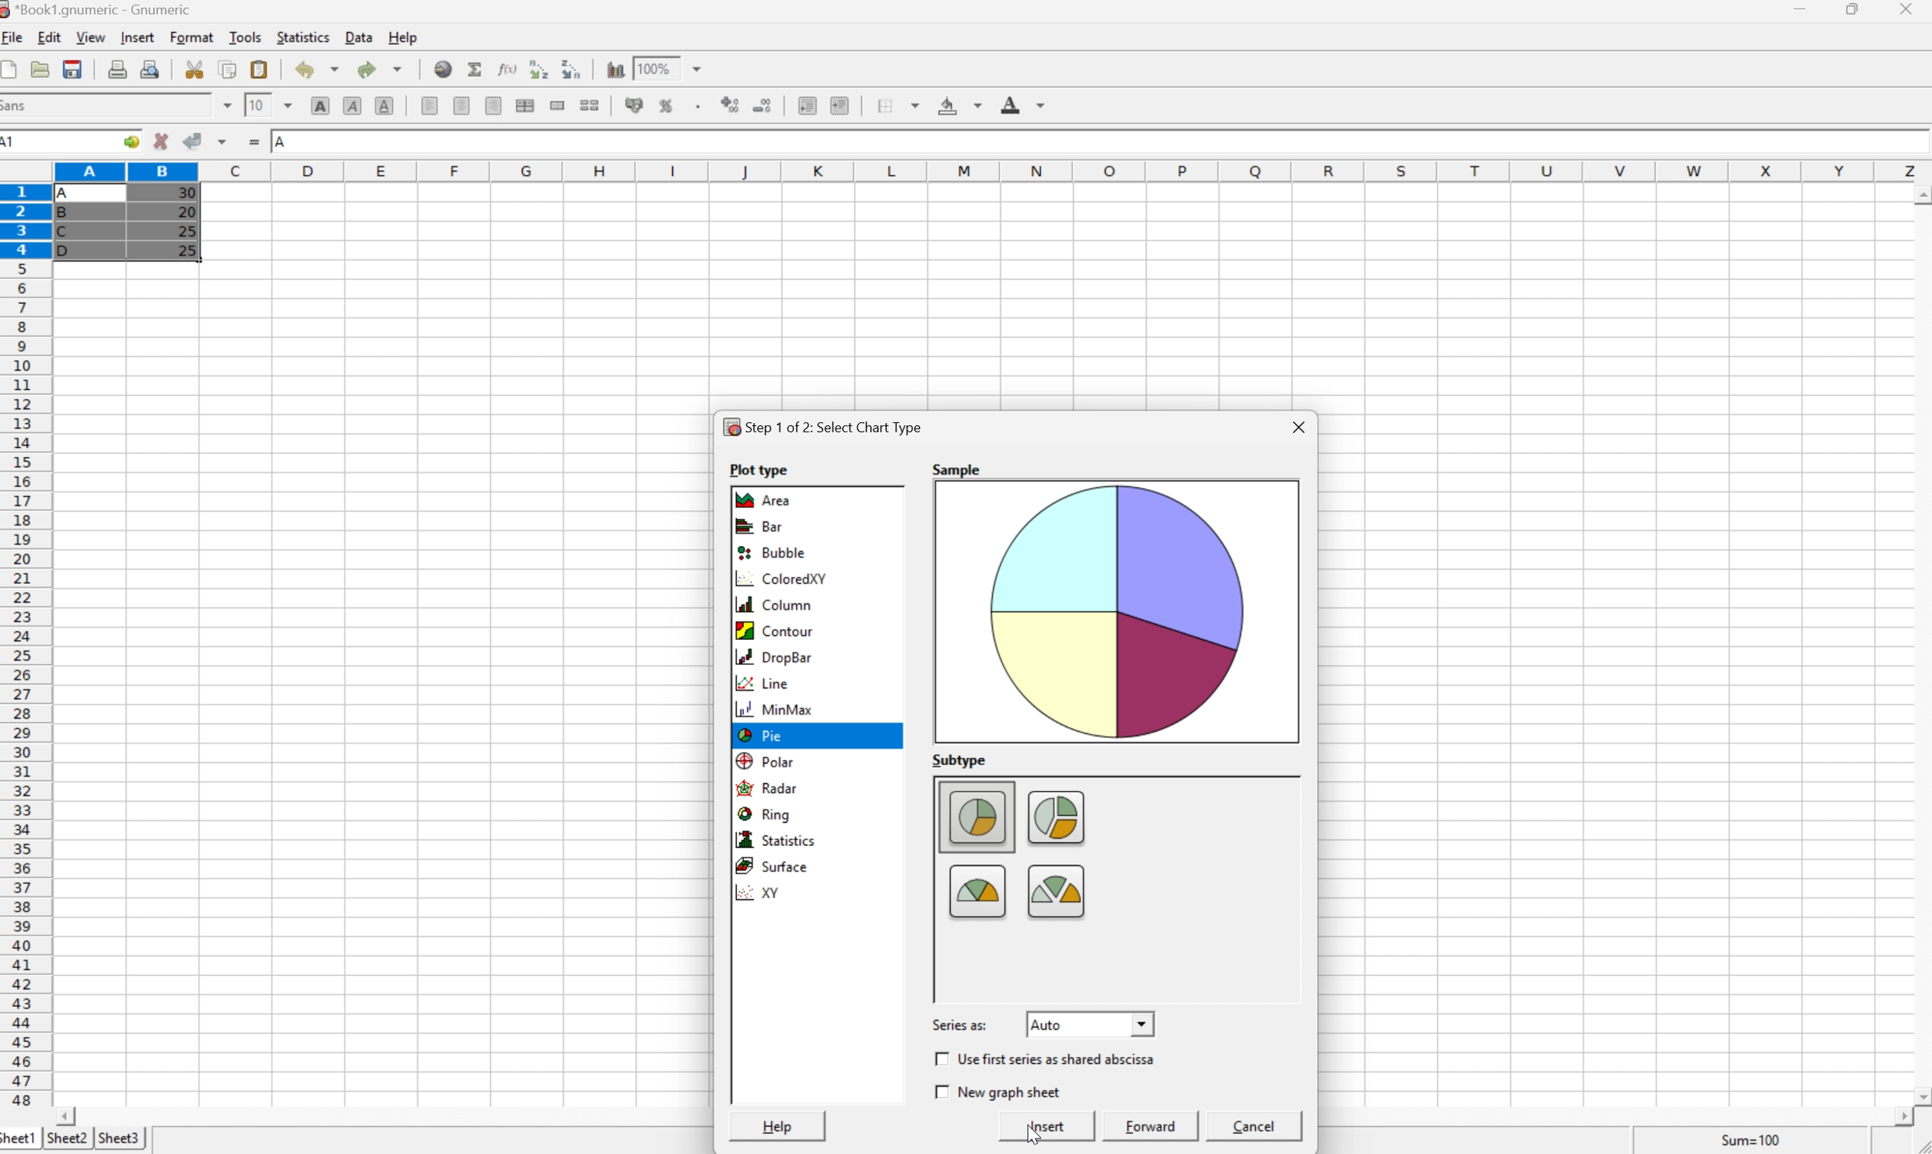  Describe the element at coordinates (69, 1115) in the screenshot. I see `Scroll Left` at that location.